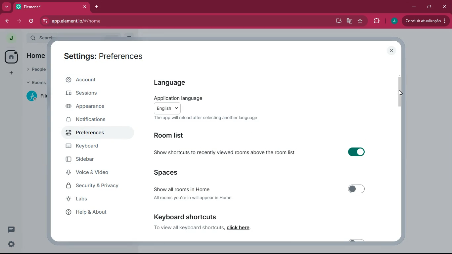 Image resolution: width=452 pixels, height=254 pixels. What do you see at coordinates (183, 188) in the screenshot?
I see `show rooms` at bounding box center [183, 188].